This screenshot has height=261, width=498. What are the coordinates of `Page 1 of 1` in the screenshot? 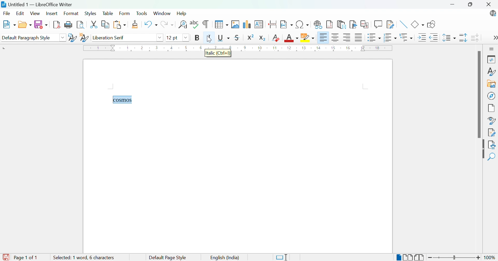 It's located at (20, 257).